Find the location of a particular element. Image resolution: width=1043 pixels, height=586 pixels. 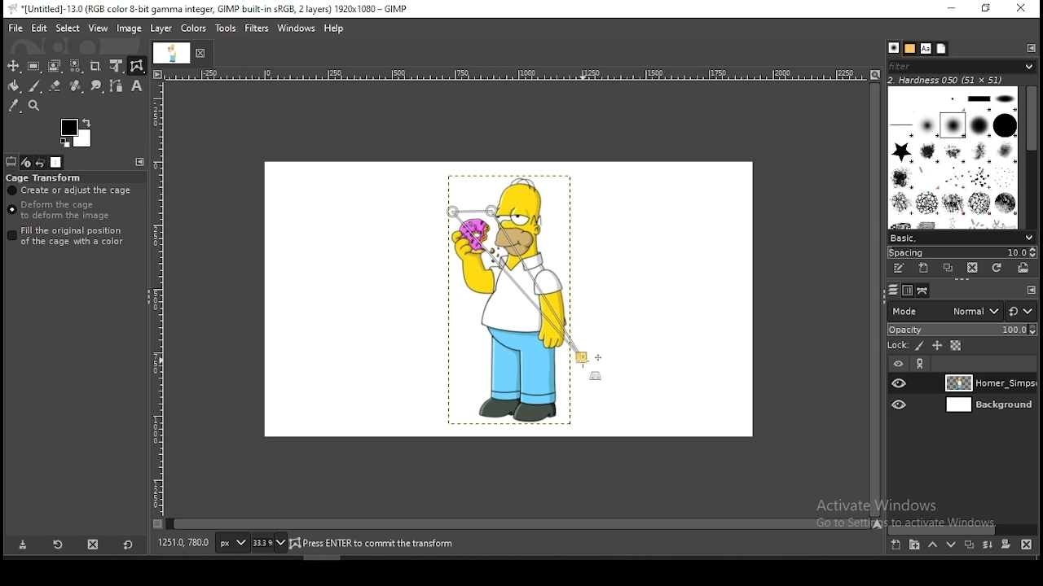

paintbrush tool is located at coordinates (34, 86).